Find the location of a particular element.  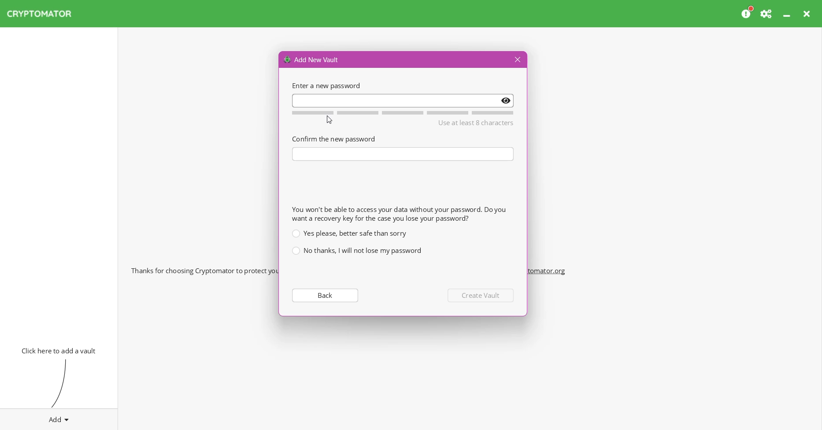

Preferences is located at coordinates (767, 14).